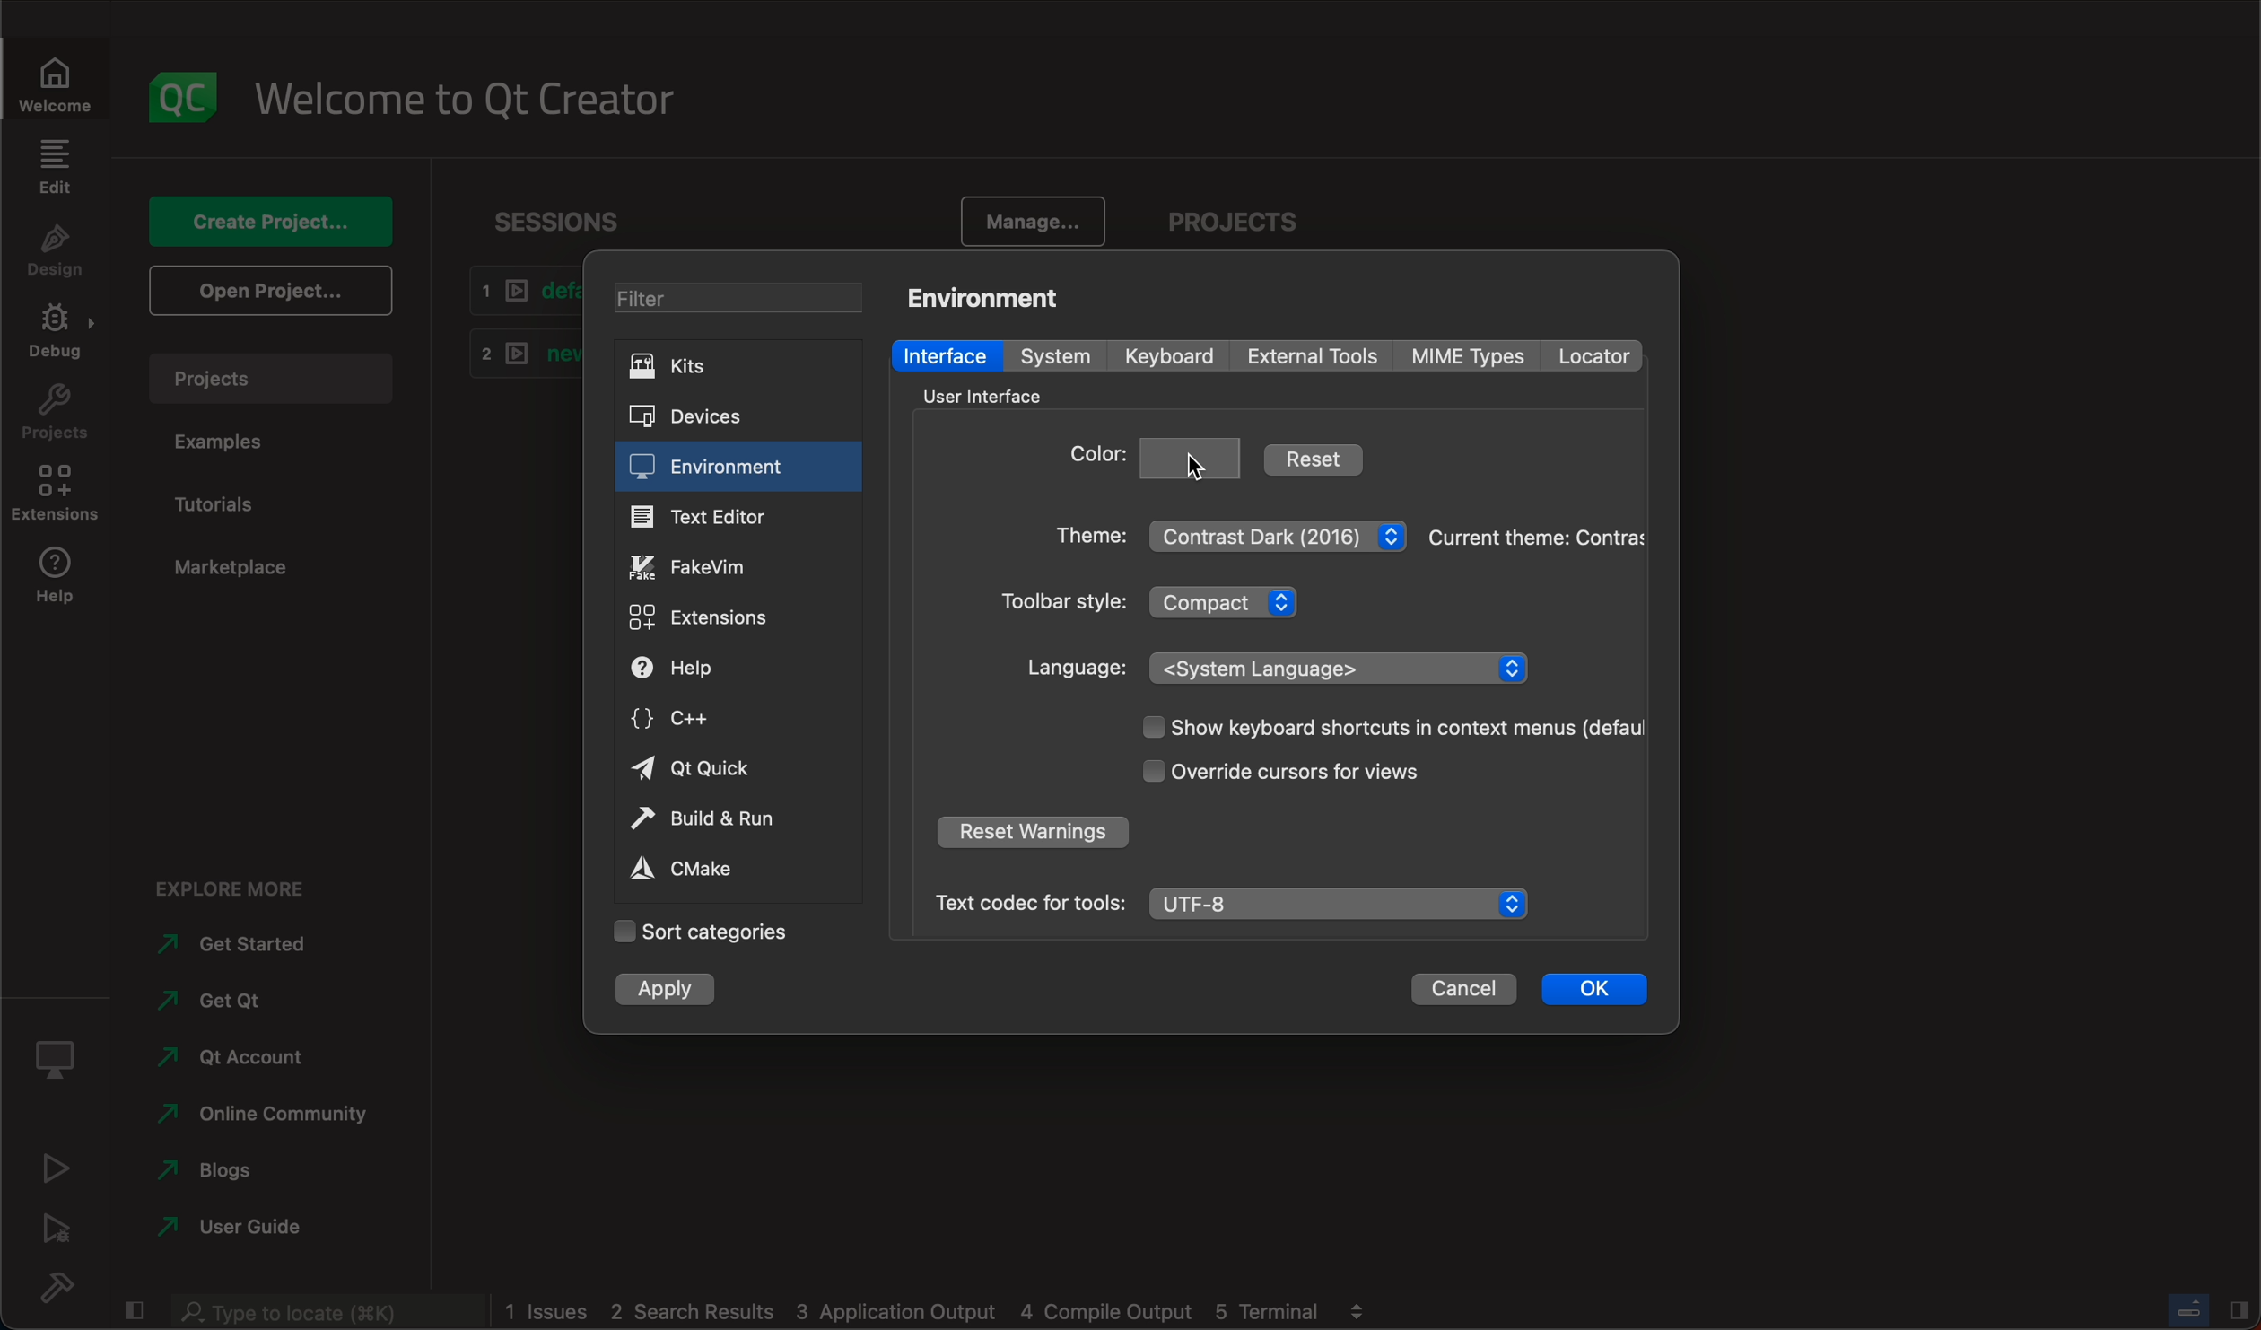 This screenshot has height=1330, width=2261. Describe the element at coordinates (1463, 989) in the screenshot. I see `cancel` at that location.